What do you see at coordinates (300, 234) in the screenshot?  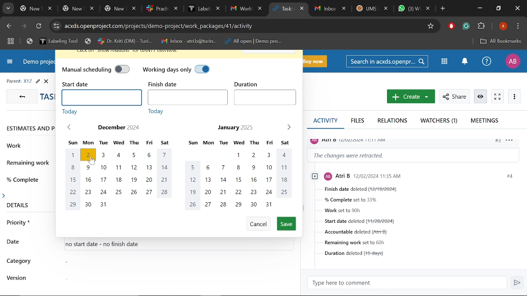 I see `scrollbar` at bounding box center [300, 234].